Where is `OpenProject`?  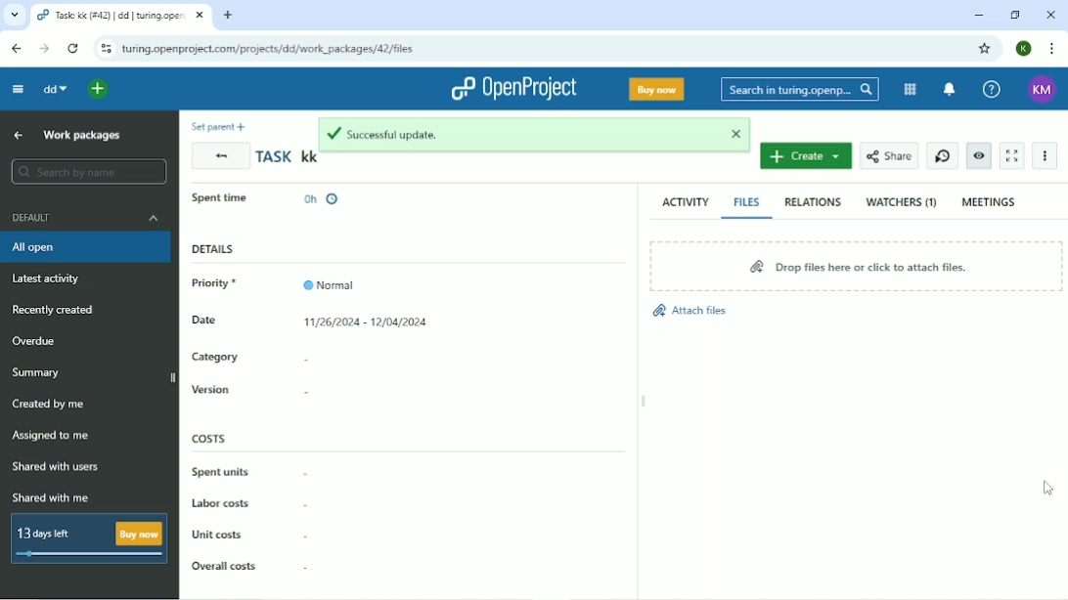
OpenProject is located at coordinates (512, 89).